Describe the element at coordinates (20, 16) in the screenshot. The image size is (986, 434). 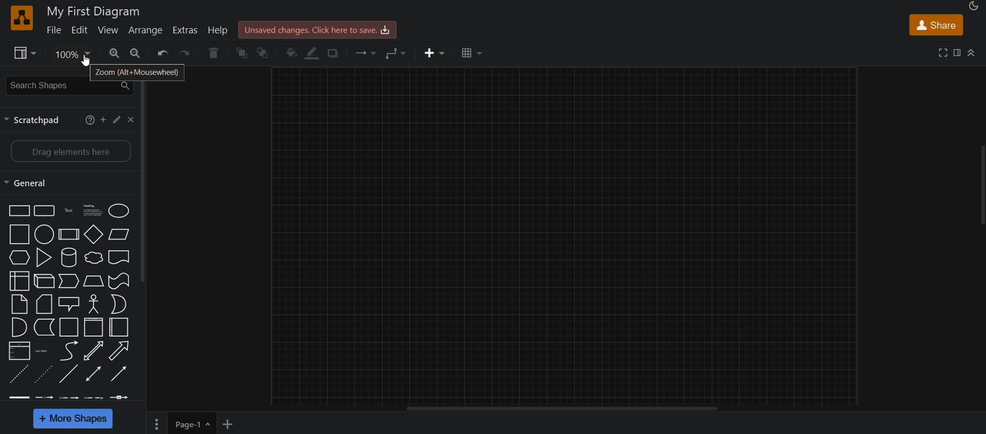
I see `logo` at that location.